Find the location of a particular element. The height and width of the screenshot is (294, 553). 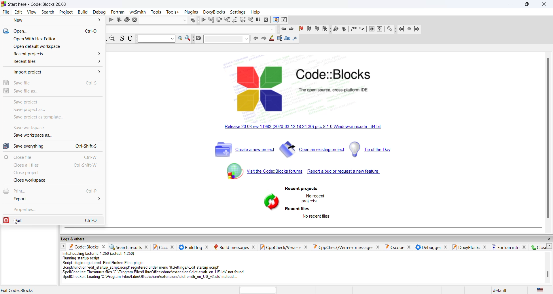

close is located at coordinates (253, 247).